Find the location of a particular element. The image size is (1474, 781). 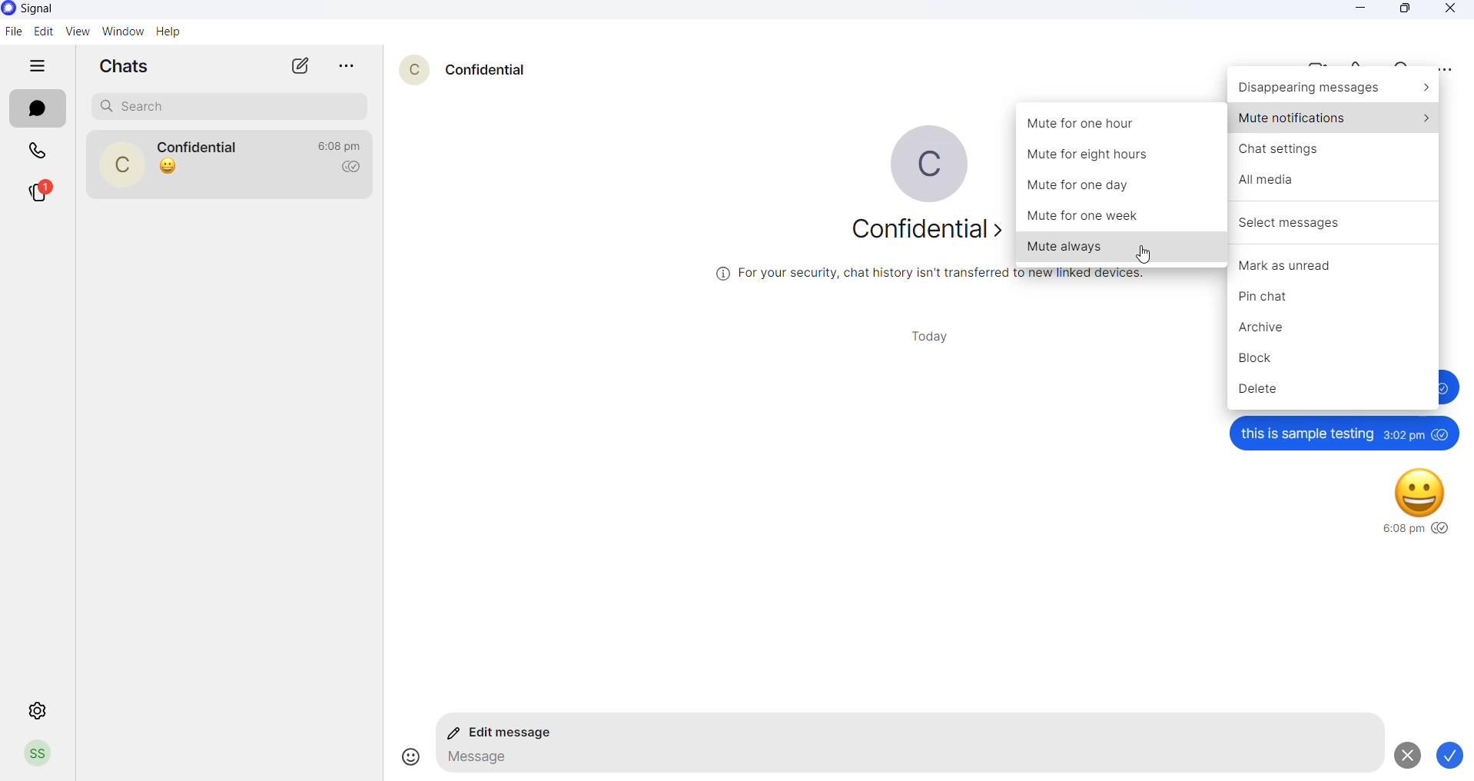

smiley emoji is located at coordinates (1422, 490).